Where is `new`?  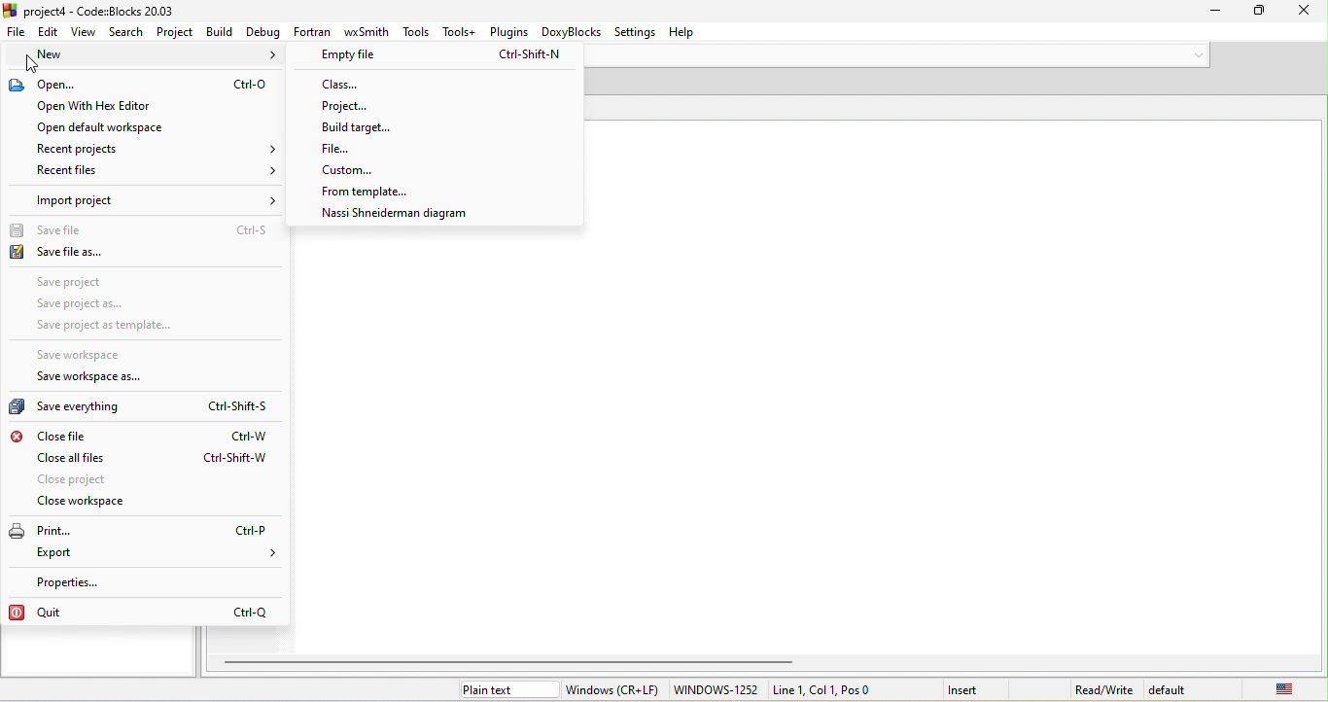 new is located at coordinates (150, 58).